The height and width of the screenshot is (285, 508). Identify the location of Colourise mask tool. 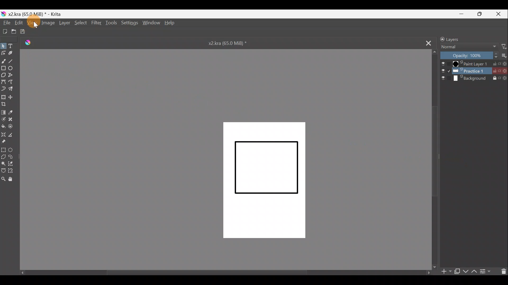
(4, 119).